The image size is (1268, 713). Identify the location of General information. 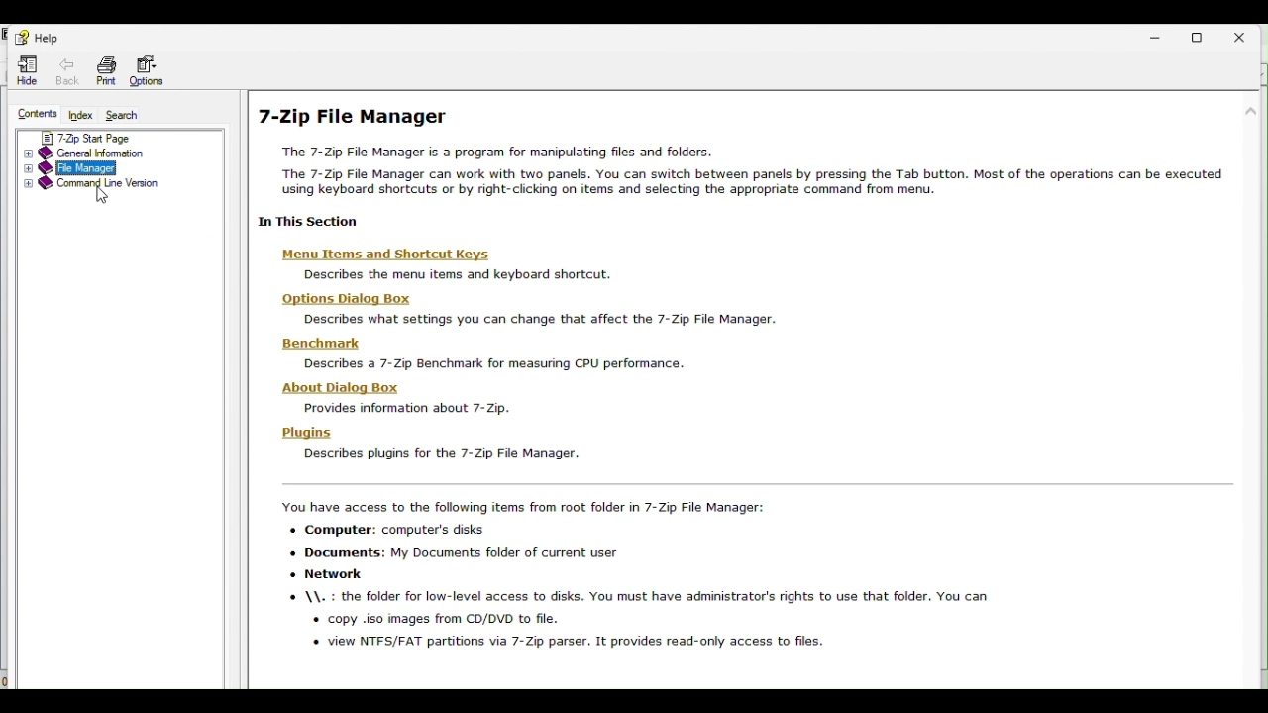
(99, 153).